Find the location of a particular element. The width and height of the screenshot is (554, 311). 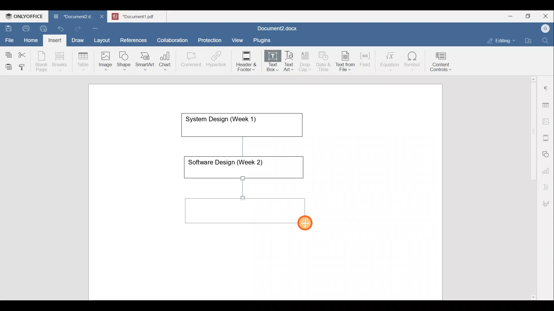

Layout is located at coordinates (103, 39).